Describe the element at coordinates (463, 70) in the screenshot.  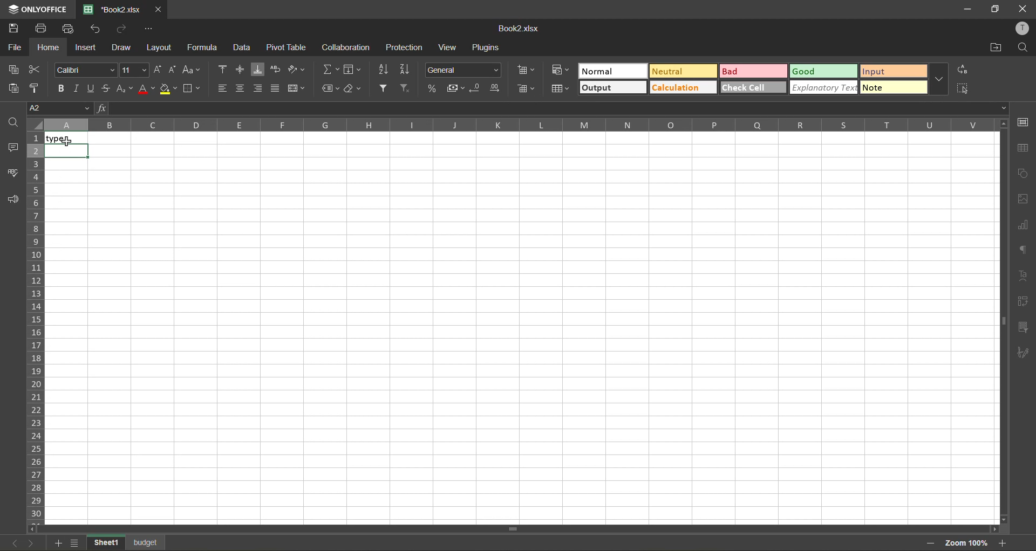
I see `number format` at that location.